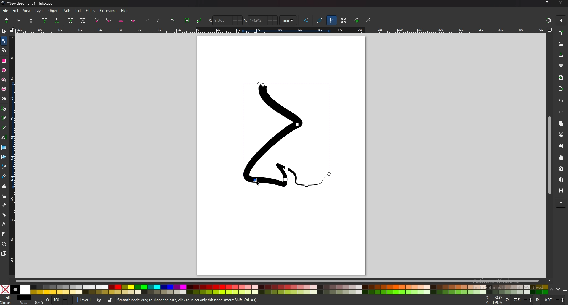 The image size is (568, 305). I want to click on pages, so click(4, 254).